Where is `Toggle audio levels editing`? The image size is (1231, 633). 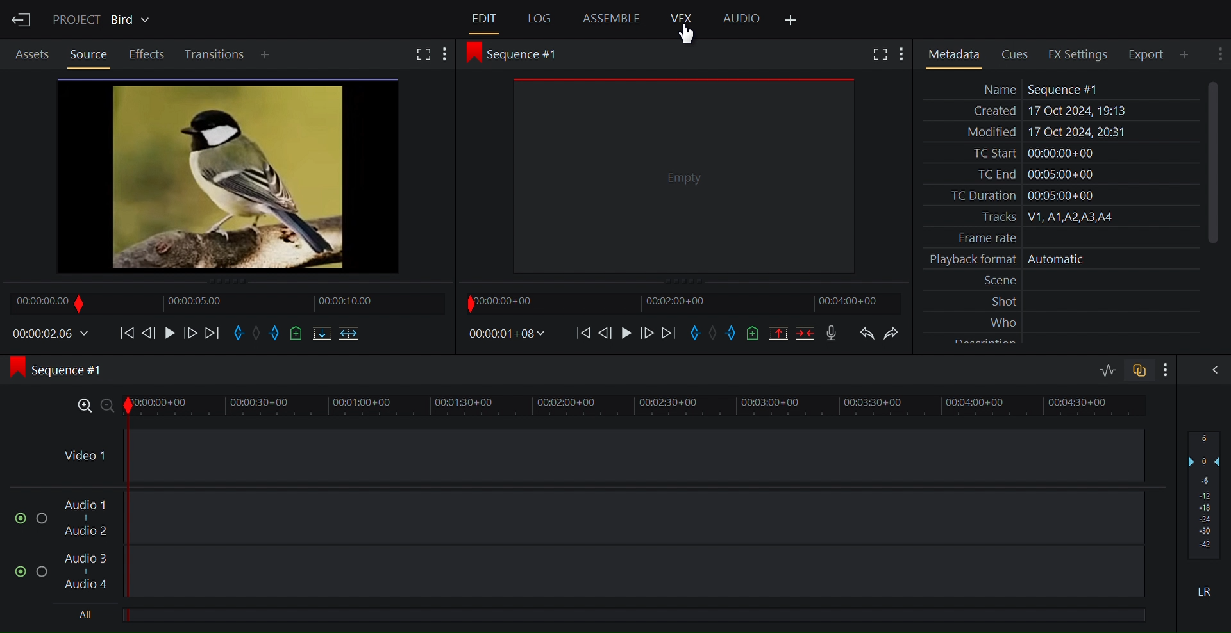 Toggle audio levels editing is located at coordinates (1107, 370).